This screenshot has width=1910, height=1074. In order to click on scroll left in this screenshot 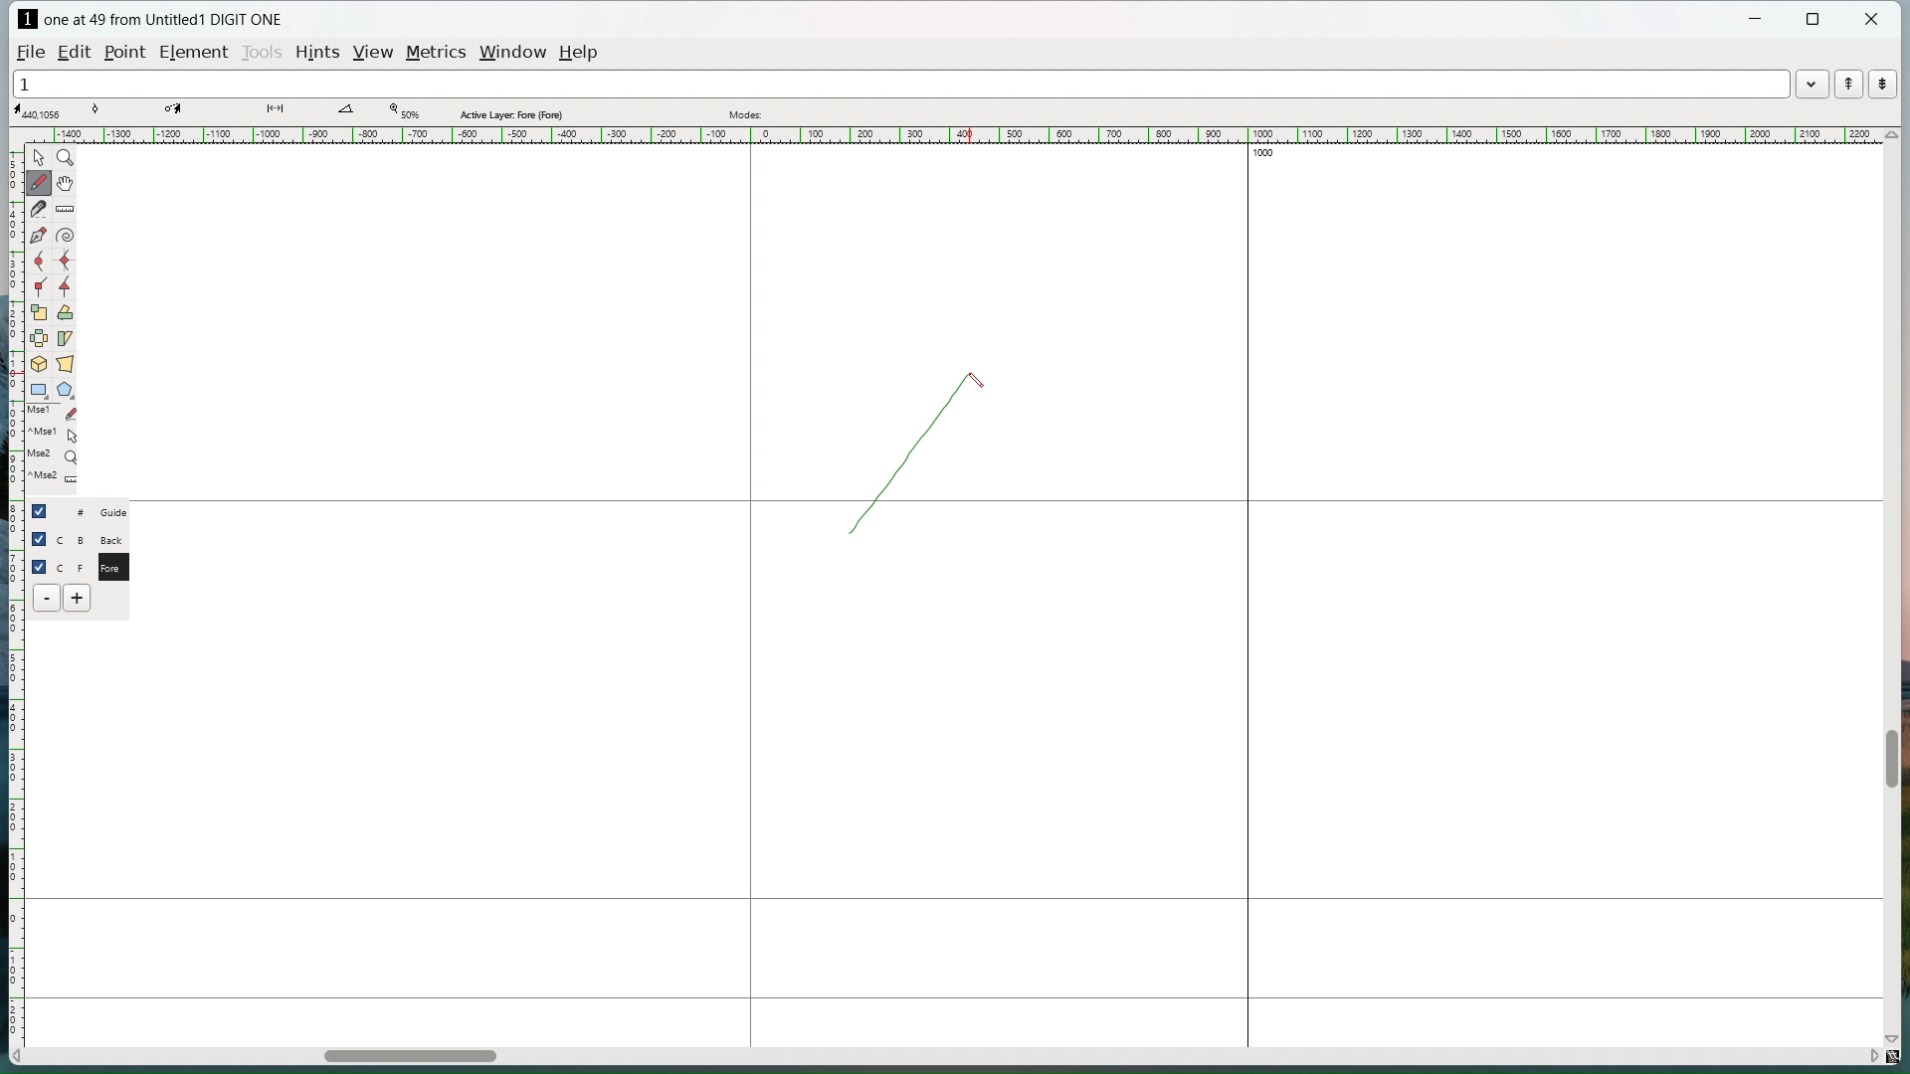, I will do `click(18, 1057)`.